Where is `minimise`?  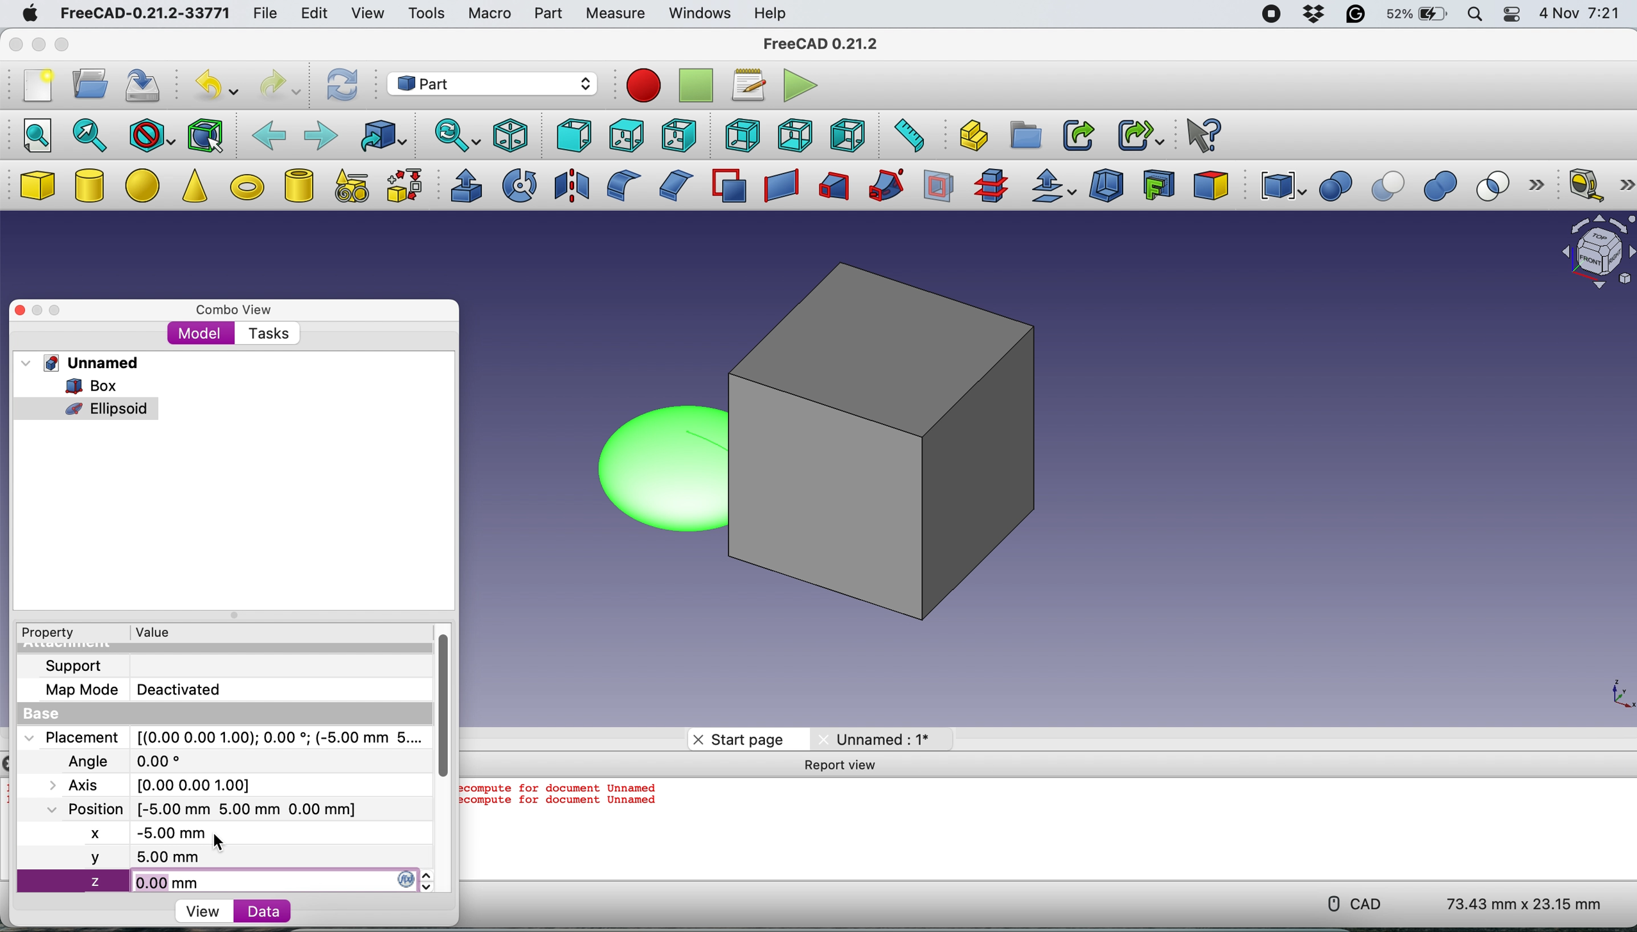
minimise is located at coordinates (36, 45).